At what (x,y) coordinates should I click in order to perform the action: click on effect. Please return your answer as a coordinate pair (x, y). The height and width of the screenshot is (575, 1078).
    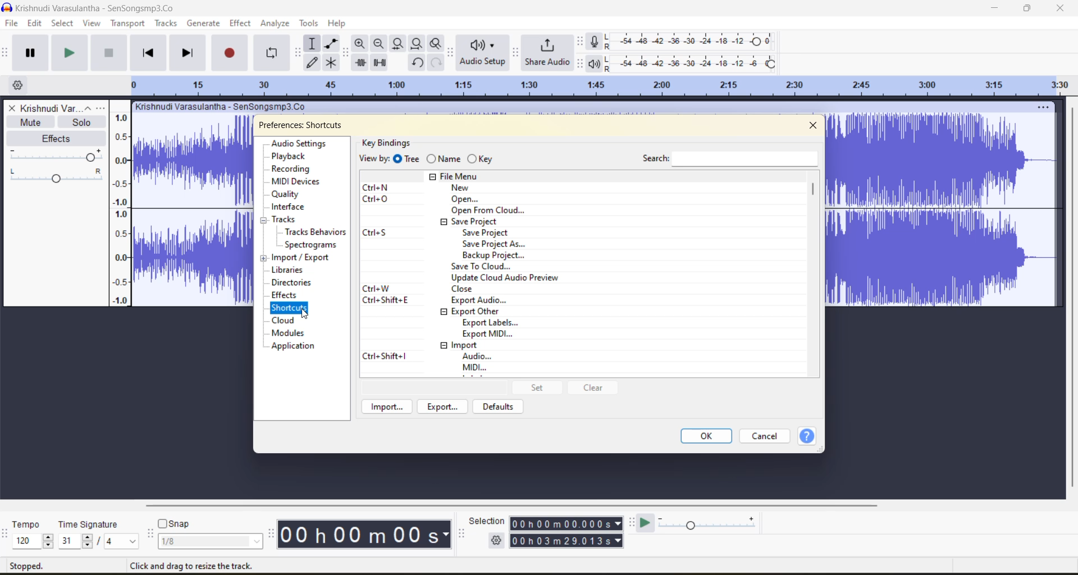
    Looking at the image, I should click on (241, 24).